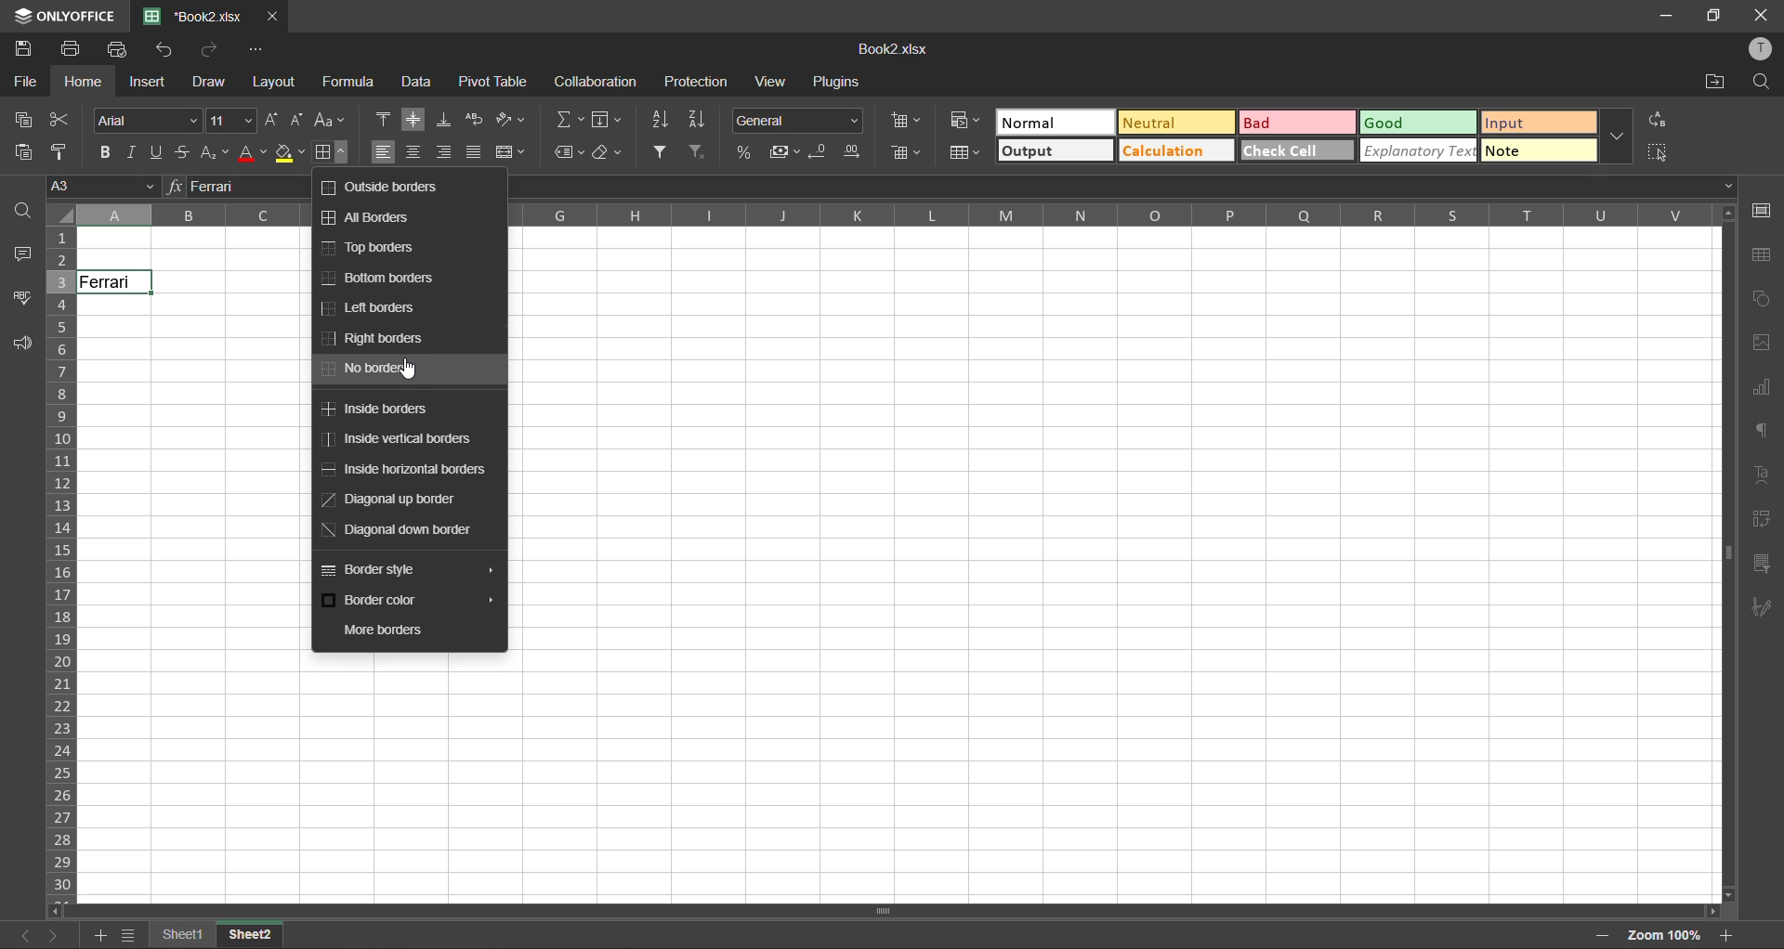 The height and width of the screenshot is (949, 1784). I want to click on scroll right, so click(1710, 912).